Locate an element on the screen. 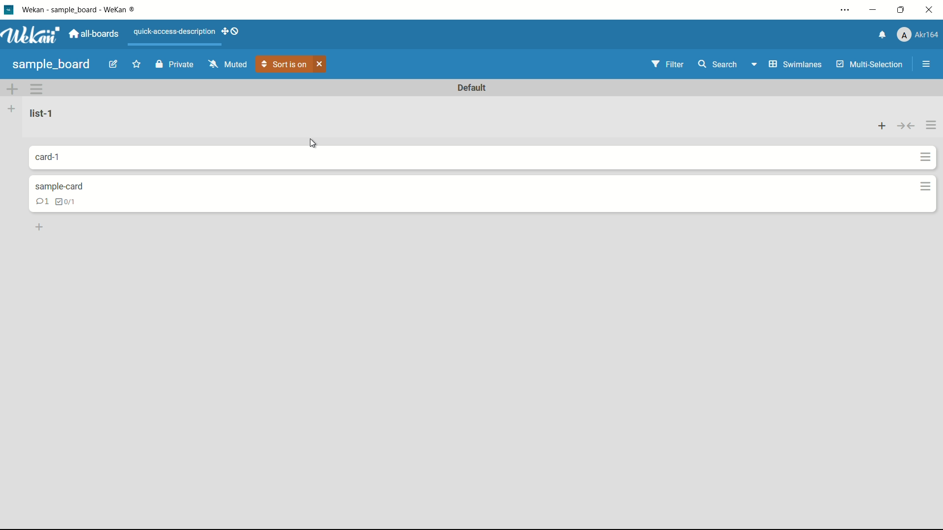 This screenshot has width=943, height=530. add swimlane is located at coordinates (12, 88).